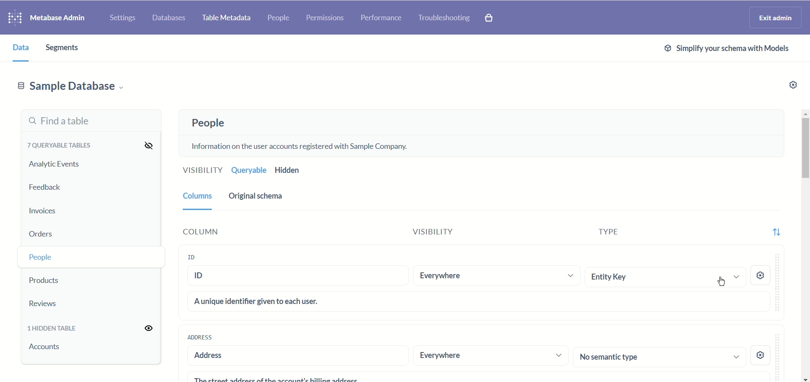 The height and width of the screenshot is (382, 810). I want to click on sort, so click(776, 229).